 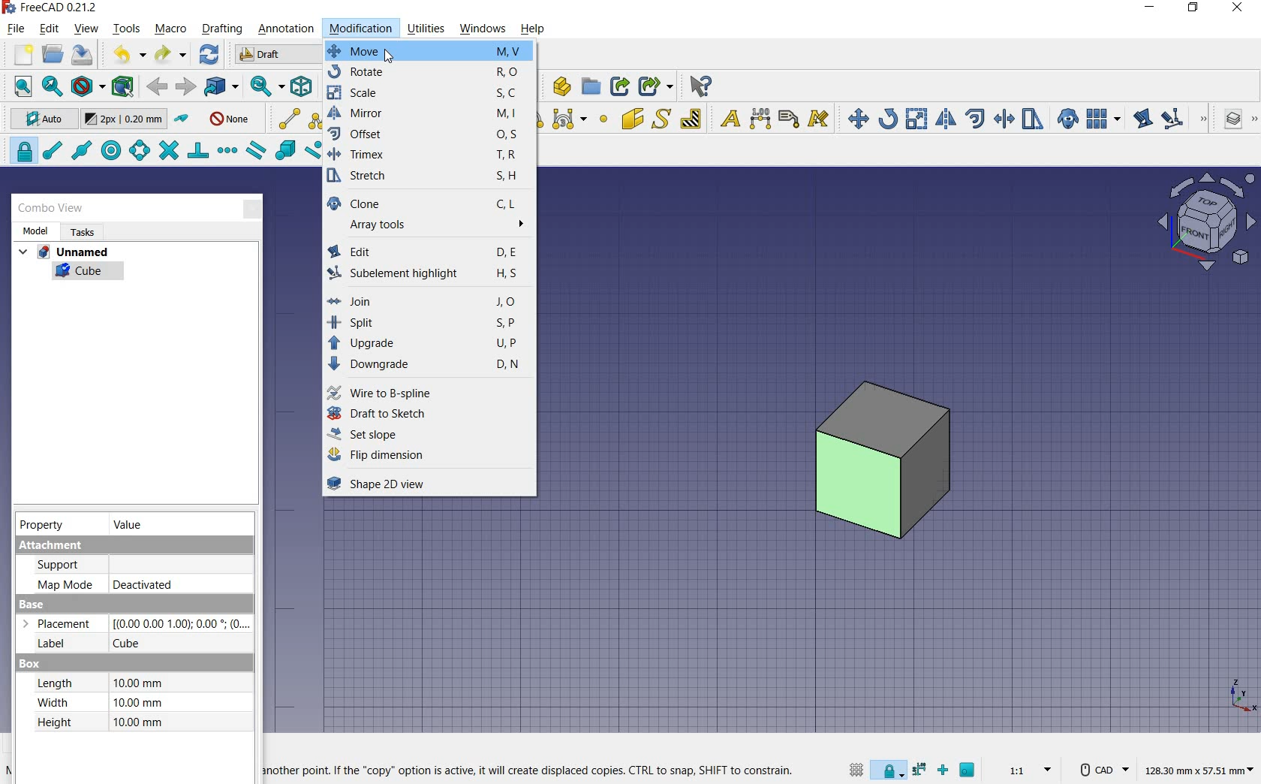 What do you see at coordinates (1195, 9) in the screenshot?
I see `restore down` at bounding box center [1195, 9].